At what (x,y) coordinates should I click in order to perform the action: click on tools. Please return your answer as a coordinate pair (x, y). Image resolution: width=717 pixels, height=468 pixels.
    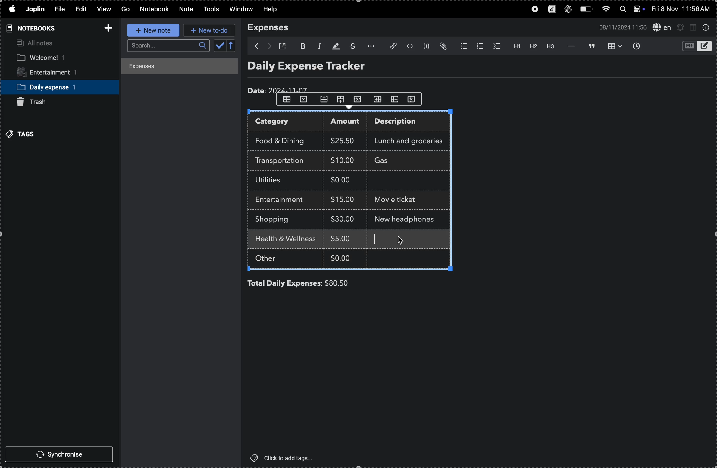
    Looking at the image, I should click on (209, 9).